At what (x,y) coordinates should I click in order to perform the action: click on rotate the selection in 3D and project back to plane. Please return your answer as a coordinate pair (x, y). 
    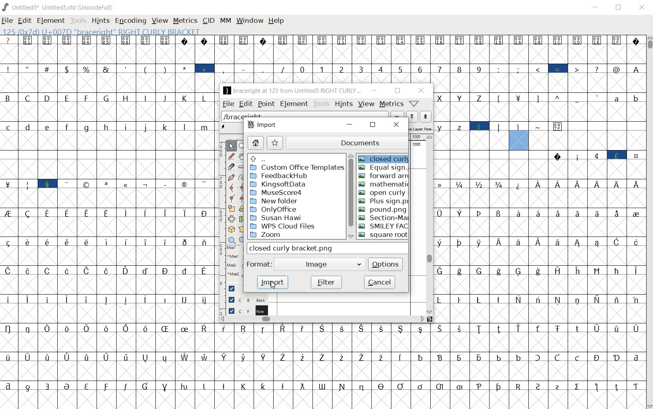
    Looking at the image, I should click on (230, 229).